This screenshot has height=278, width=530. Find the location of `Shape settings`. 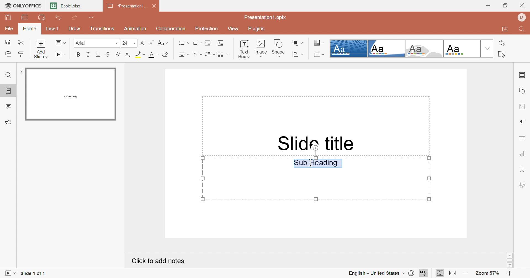

Shape settings is located at coordinates (523, 90).